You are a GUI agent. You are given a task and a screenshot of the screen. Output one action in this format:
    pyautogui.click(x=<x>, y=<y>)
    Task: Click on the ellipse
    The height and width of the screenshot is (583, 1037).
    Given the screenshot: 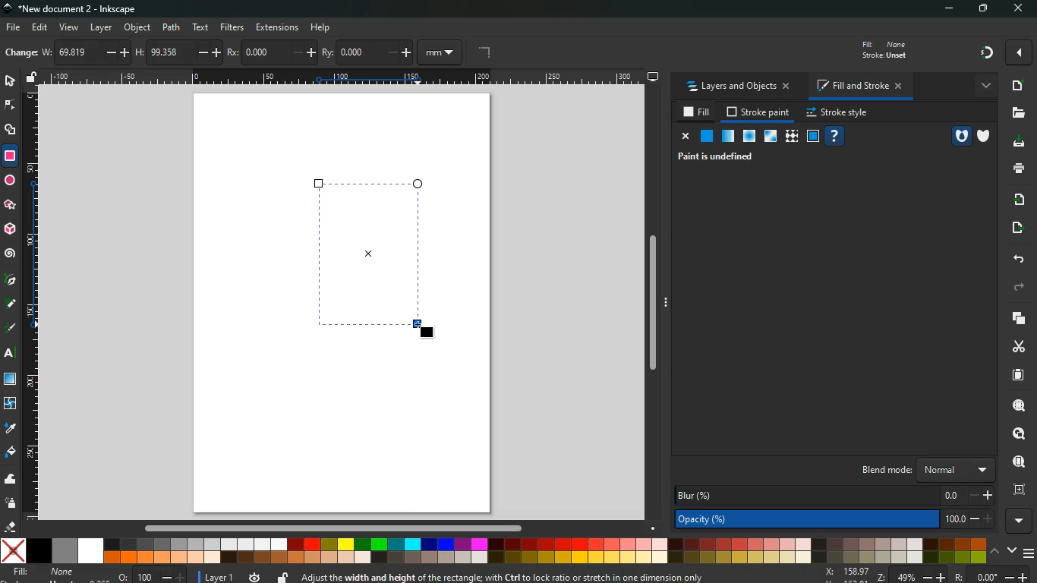 What is the action you would take?
    pyautogui.click(x=8, y=179)
    